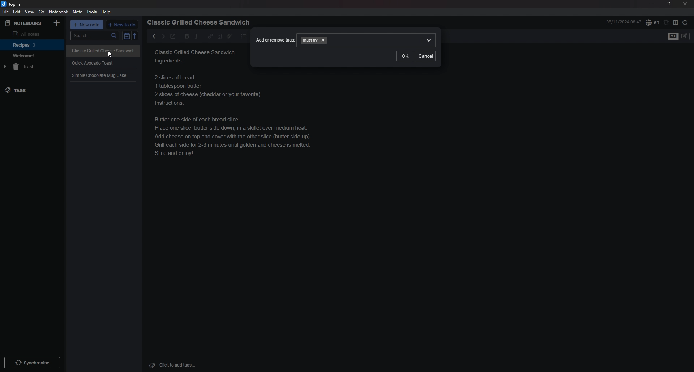 Image resolution: width=694 pixels, height=372 pixels. What do you see at coordinates (154, 36) in the screenshot?
I see `previous` at bounding box center [154, 36].